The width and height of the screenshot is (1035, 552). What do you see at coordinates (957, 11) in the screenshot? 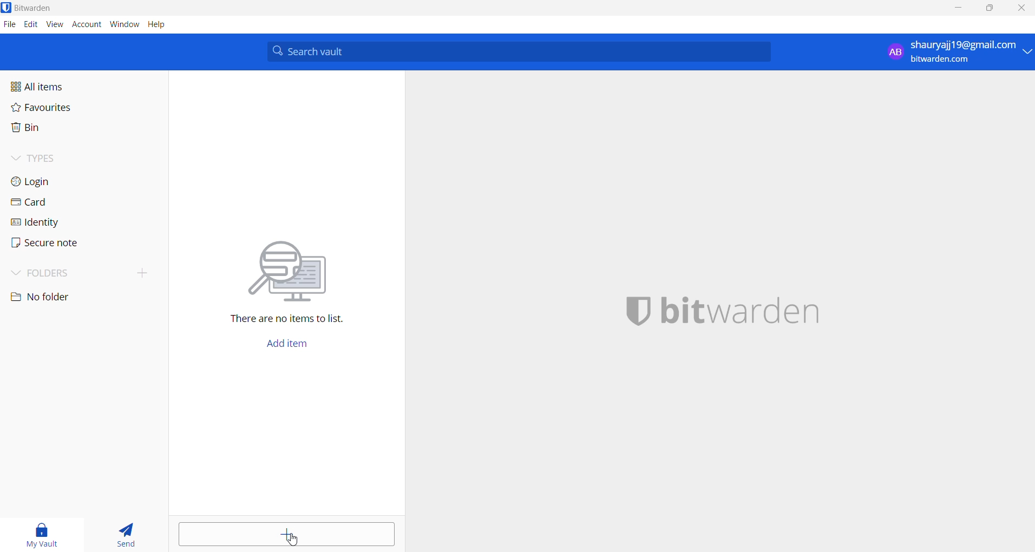
I see `minimize` at bounding box center [957, 11].